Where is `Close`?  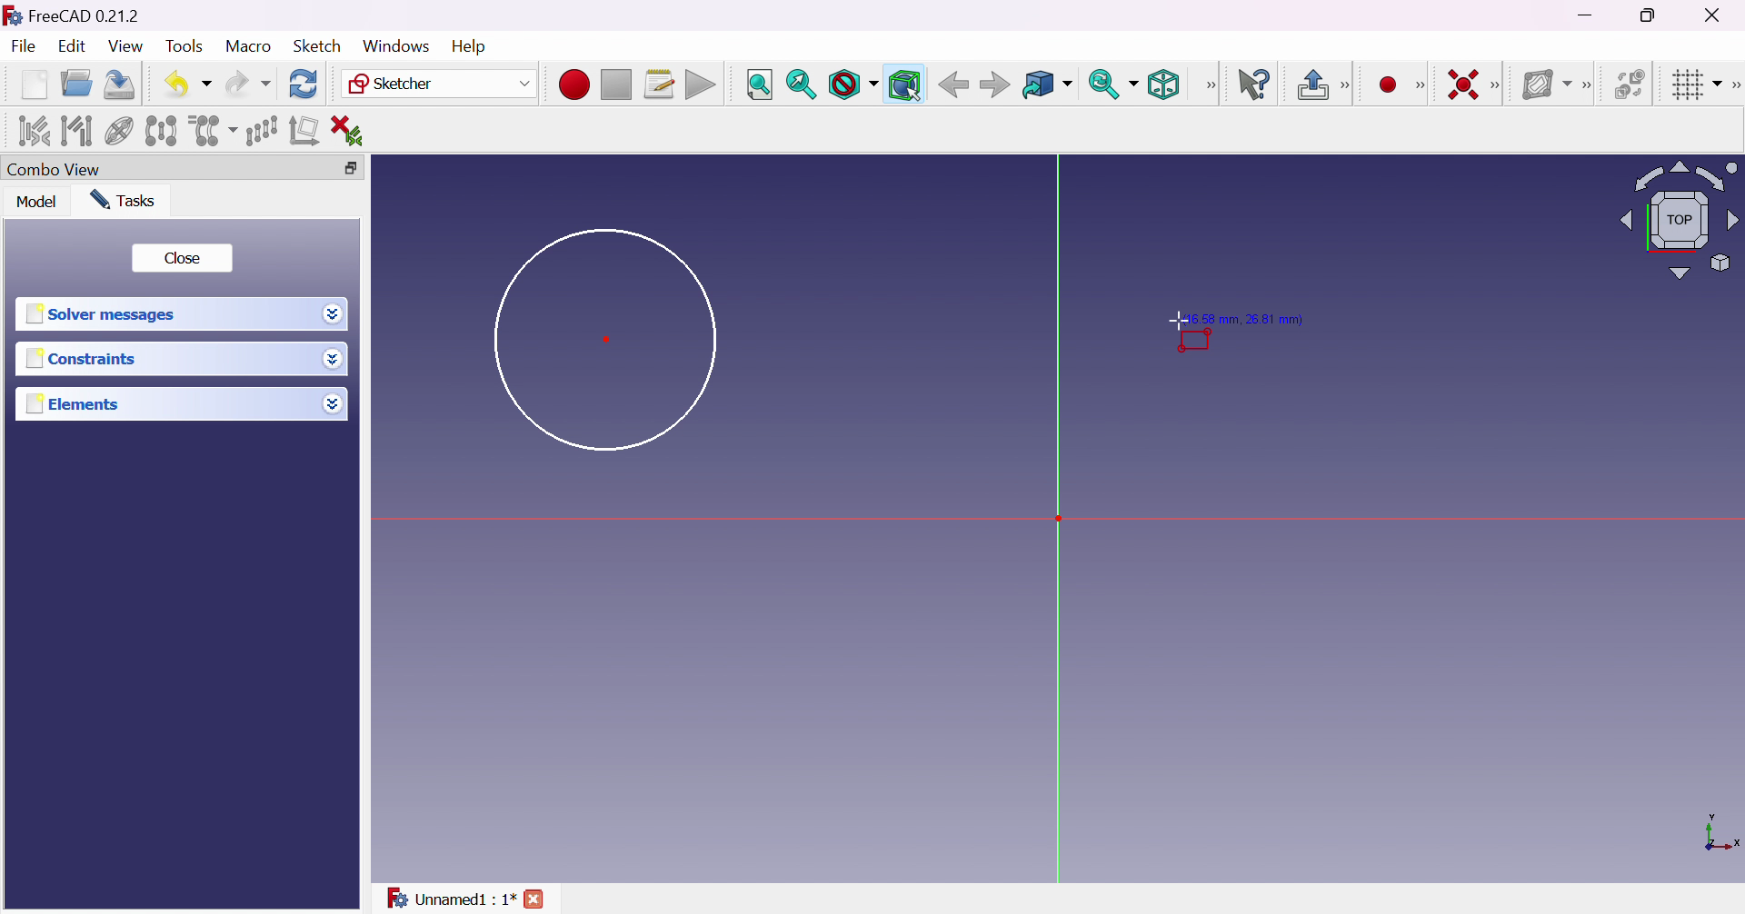
Close is located at coordinates (181, 258).